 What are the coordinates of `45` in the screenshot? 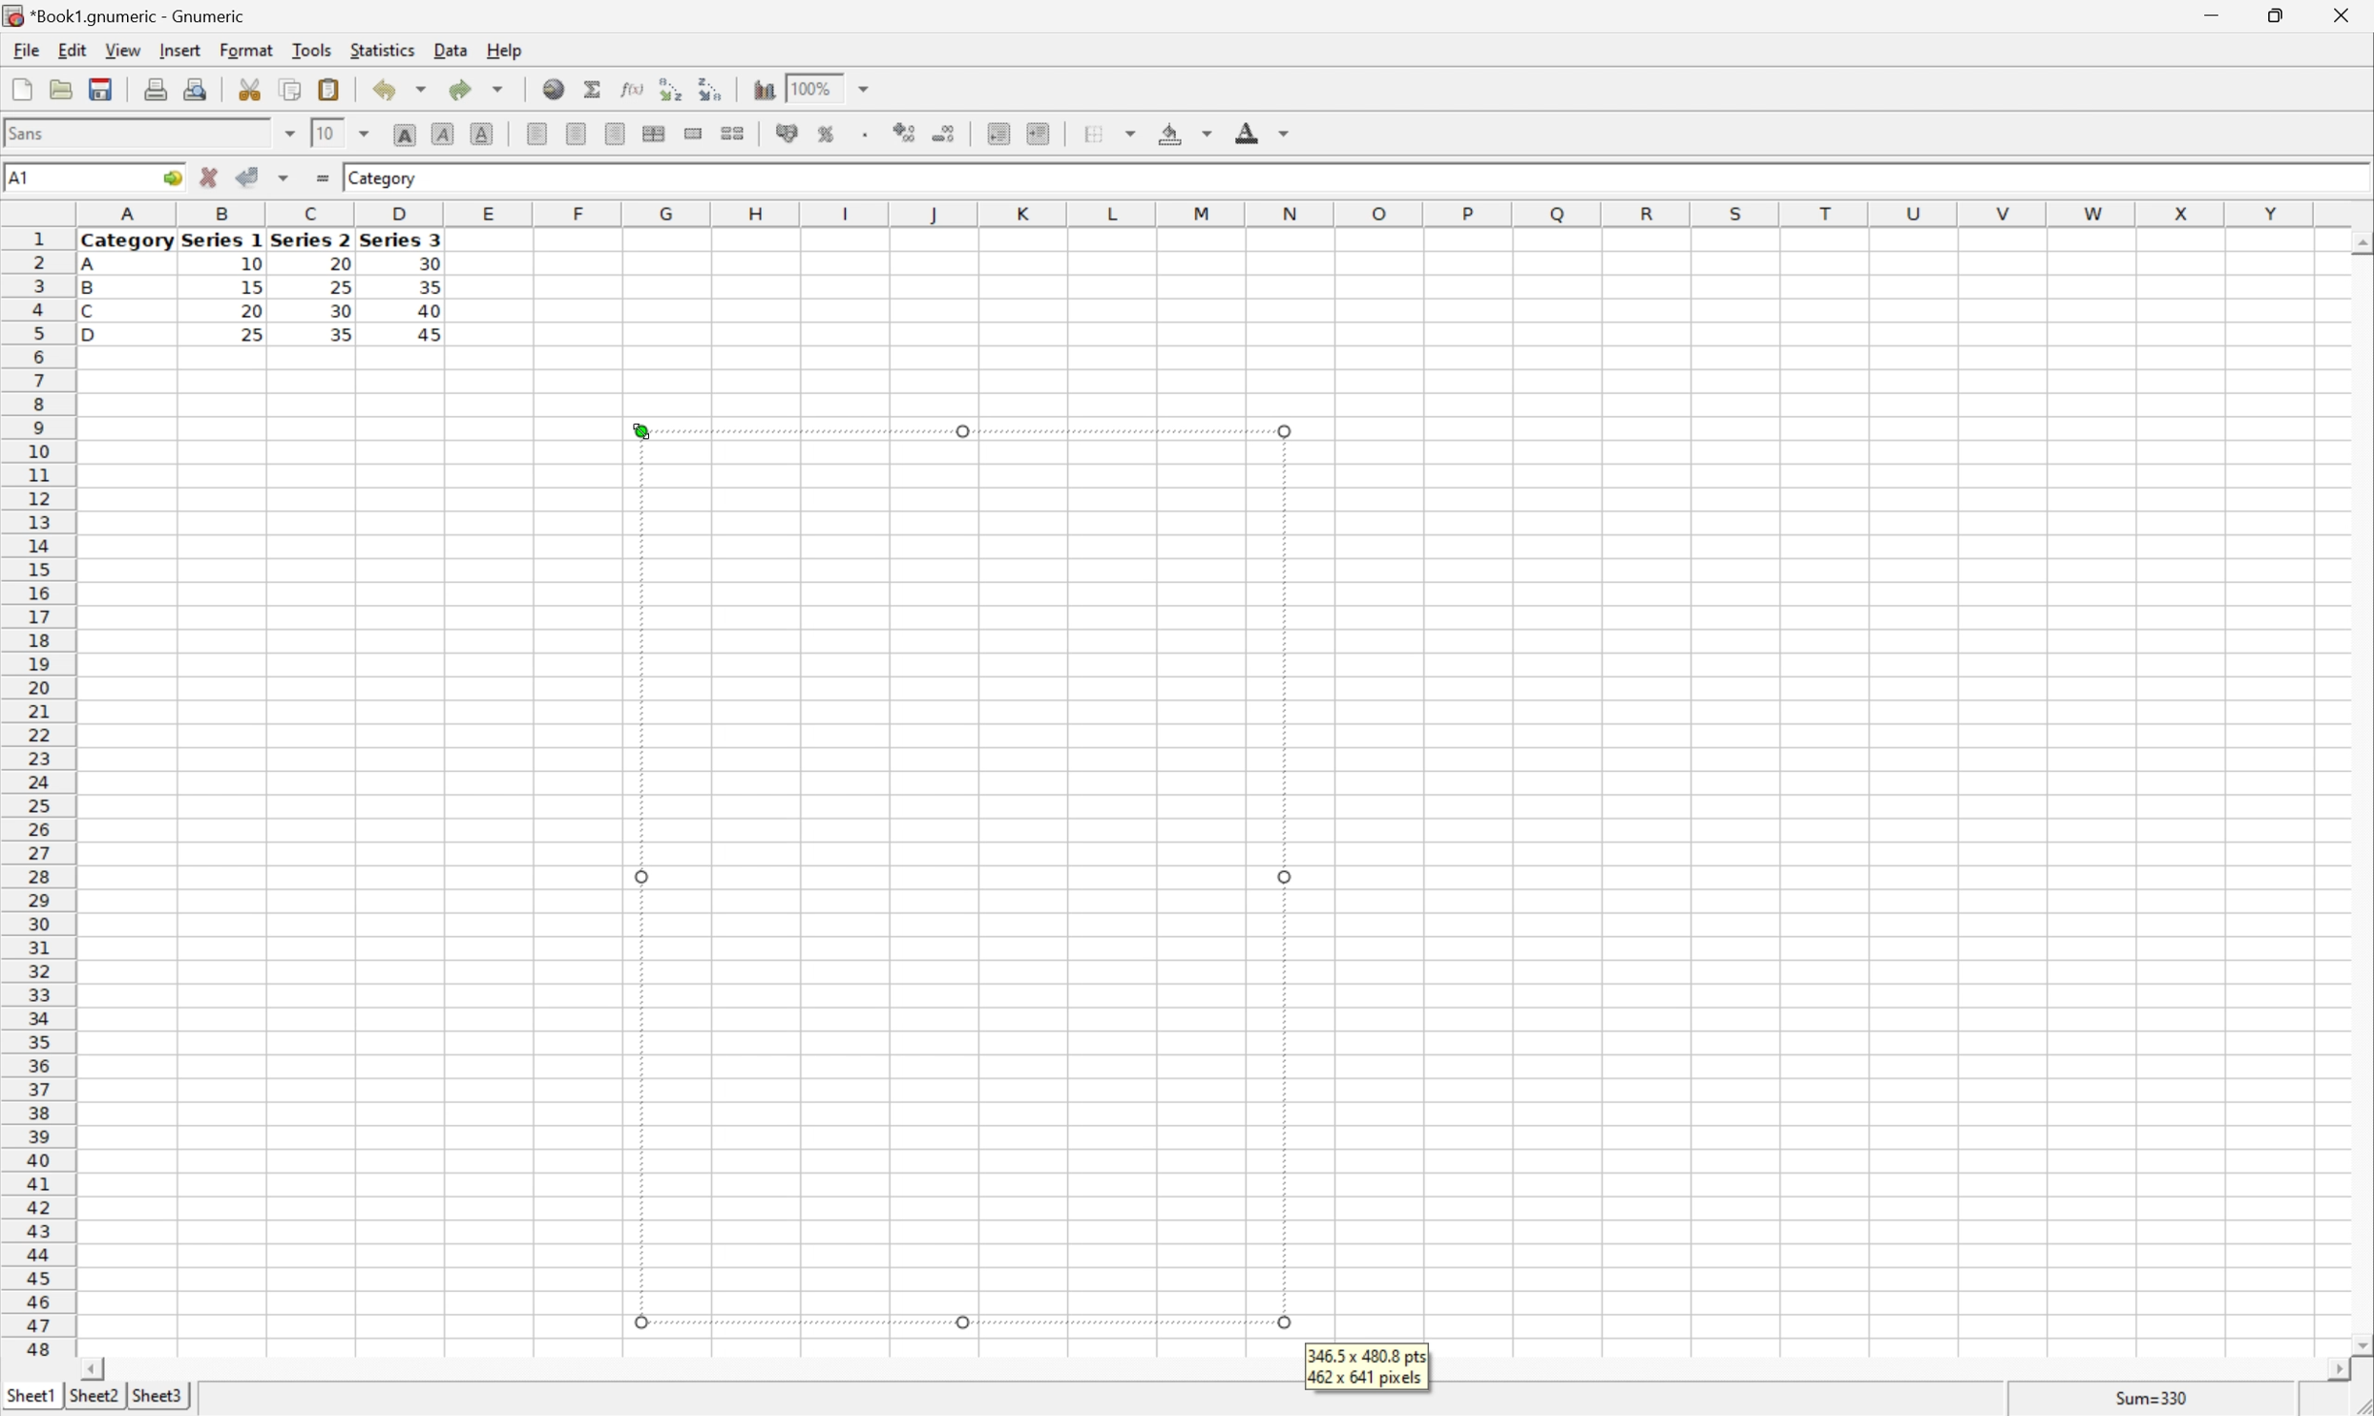 It's located at (438, 335).